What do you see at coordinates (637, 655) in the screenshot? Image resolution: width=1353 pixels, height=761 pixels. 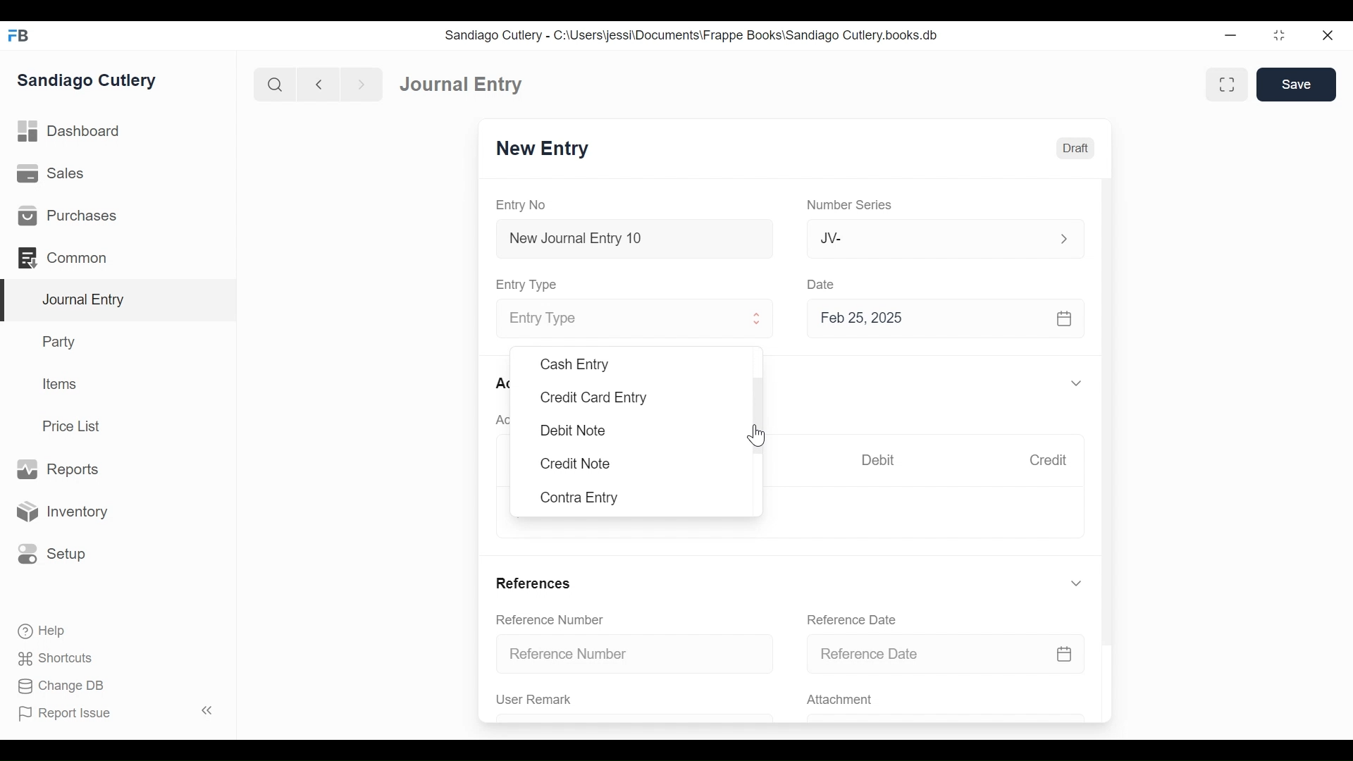 I see `Reference Number` at bounding box center [637, 655].